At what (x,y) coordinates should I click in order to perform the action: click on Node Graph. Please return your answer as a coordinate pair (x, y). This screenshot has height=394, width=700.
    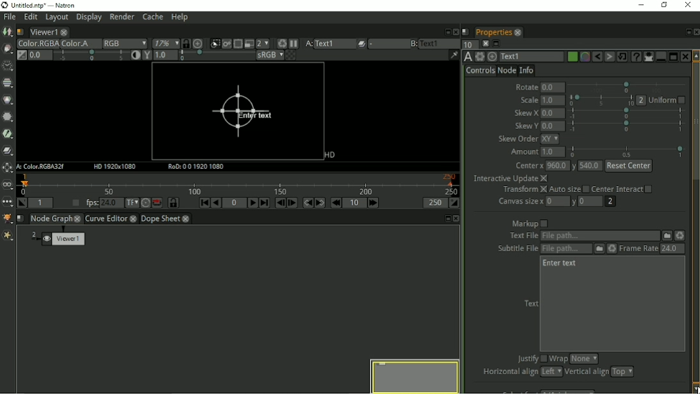
    Looking at the image, I should click on (51, 219).